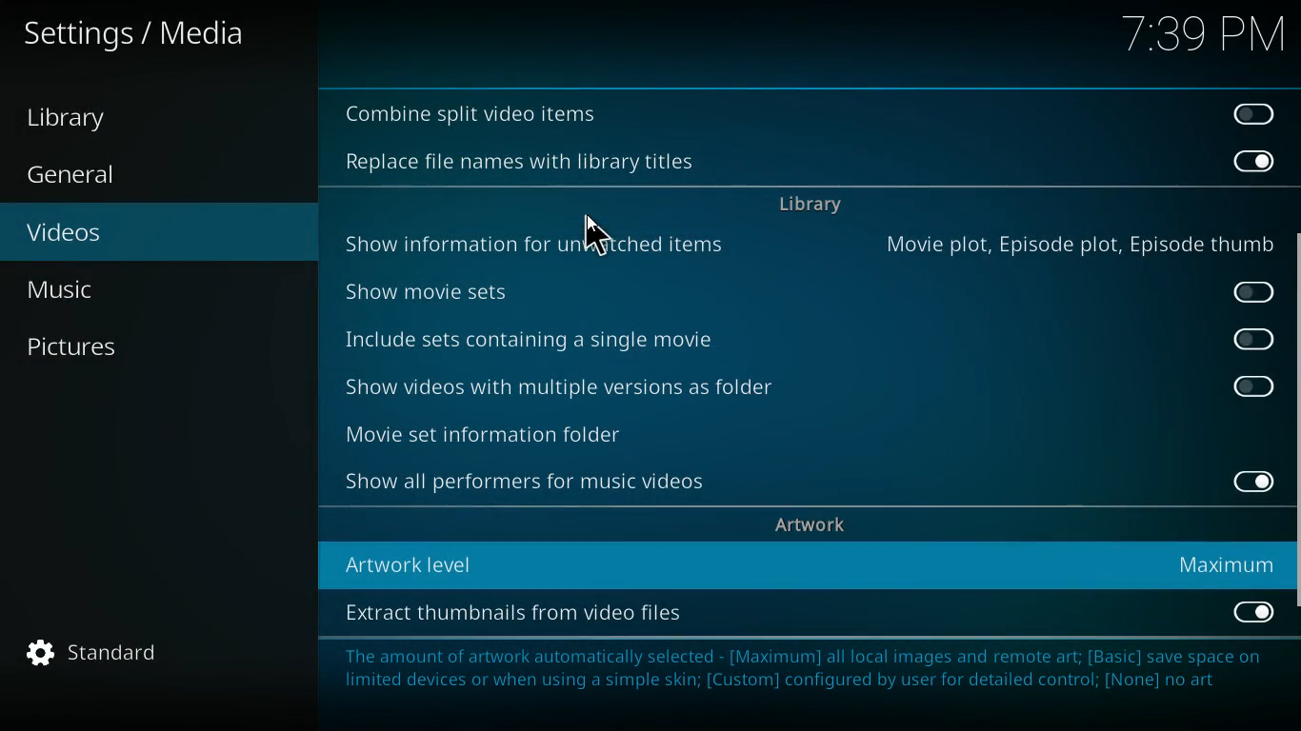 This screenshot has height=731, width=1301. I want to click on videos, so click(143, 234).